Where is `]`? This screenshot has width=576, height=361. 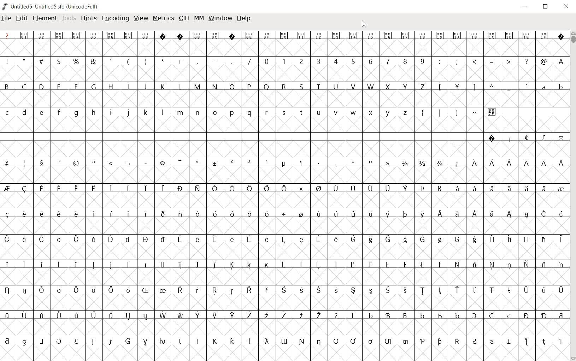
] is located at coordinates (475, 87).